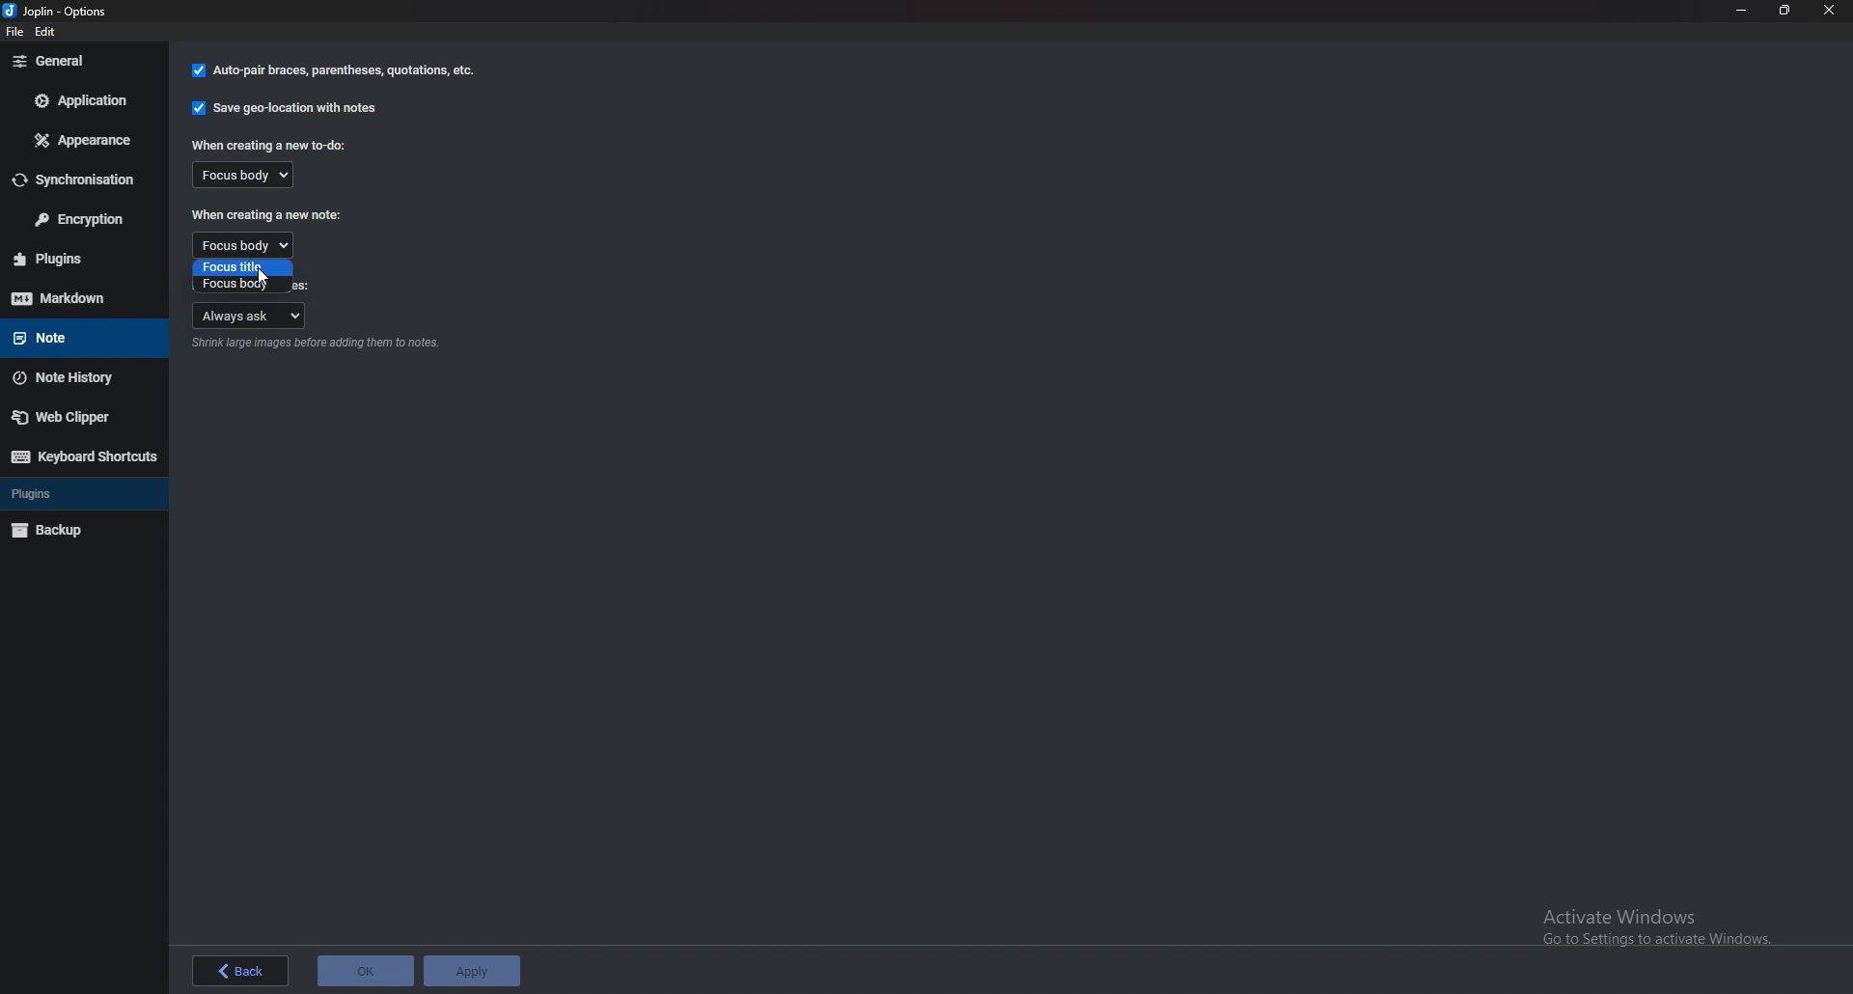 The image size is (1853, 994). I want to click on Resize, so click(1782, 10).